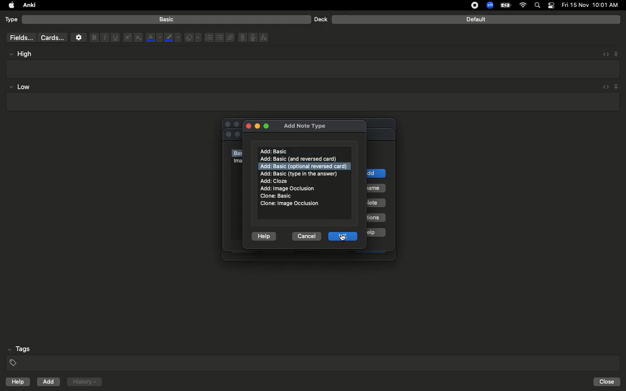  What do you see at coordinates (49, 382) in the screenshot?
I see `Add` at bounding box center [49, 382].